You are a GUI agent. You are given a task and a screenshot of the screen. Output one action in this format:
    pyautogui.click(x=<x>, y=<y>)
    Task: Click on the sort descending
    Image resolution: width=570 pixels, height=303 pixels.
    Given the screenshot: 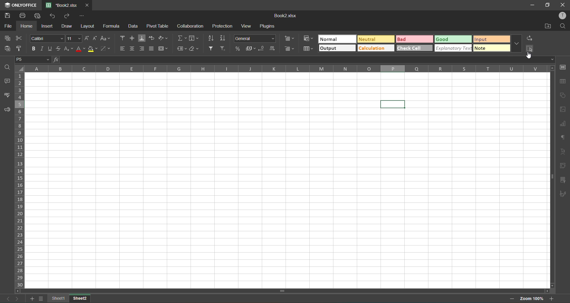 What is the action you would take?
    pyautogui.click(x=225, y=39)
    